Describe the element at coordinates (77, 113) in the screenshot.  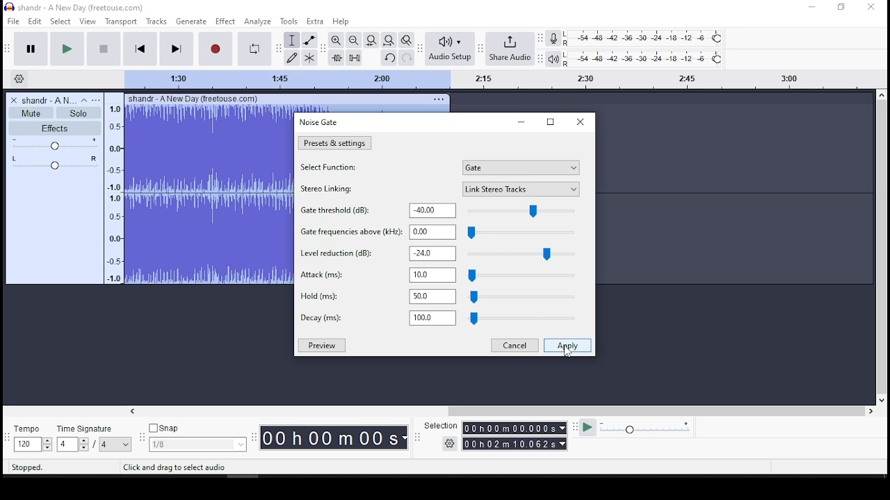
I see `solo` at that location.